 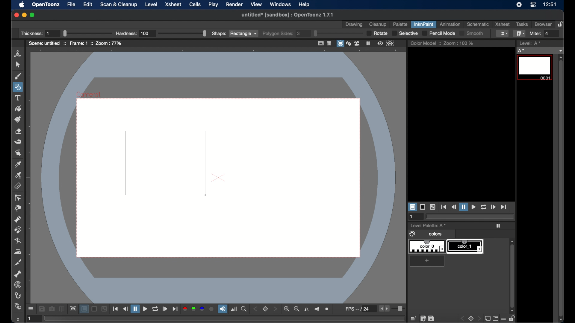 What do you see at coordinates (384, 308) in the screenshot?
I see `stepper buttons` at bounding box center [384, 308].